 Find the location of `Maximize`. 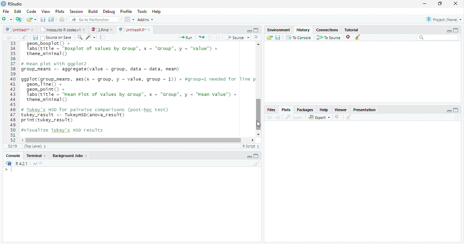

Maximize is located at coordinates (256, 157).